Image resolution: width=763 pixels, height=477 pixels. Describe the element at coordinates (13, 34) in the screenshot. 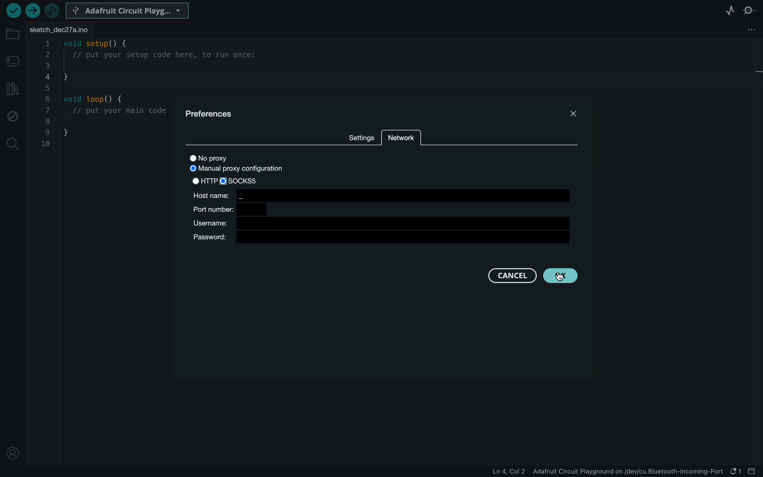

I see `folder` at that location.